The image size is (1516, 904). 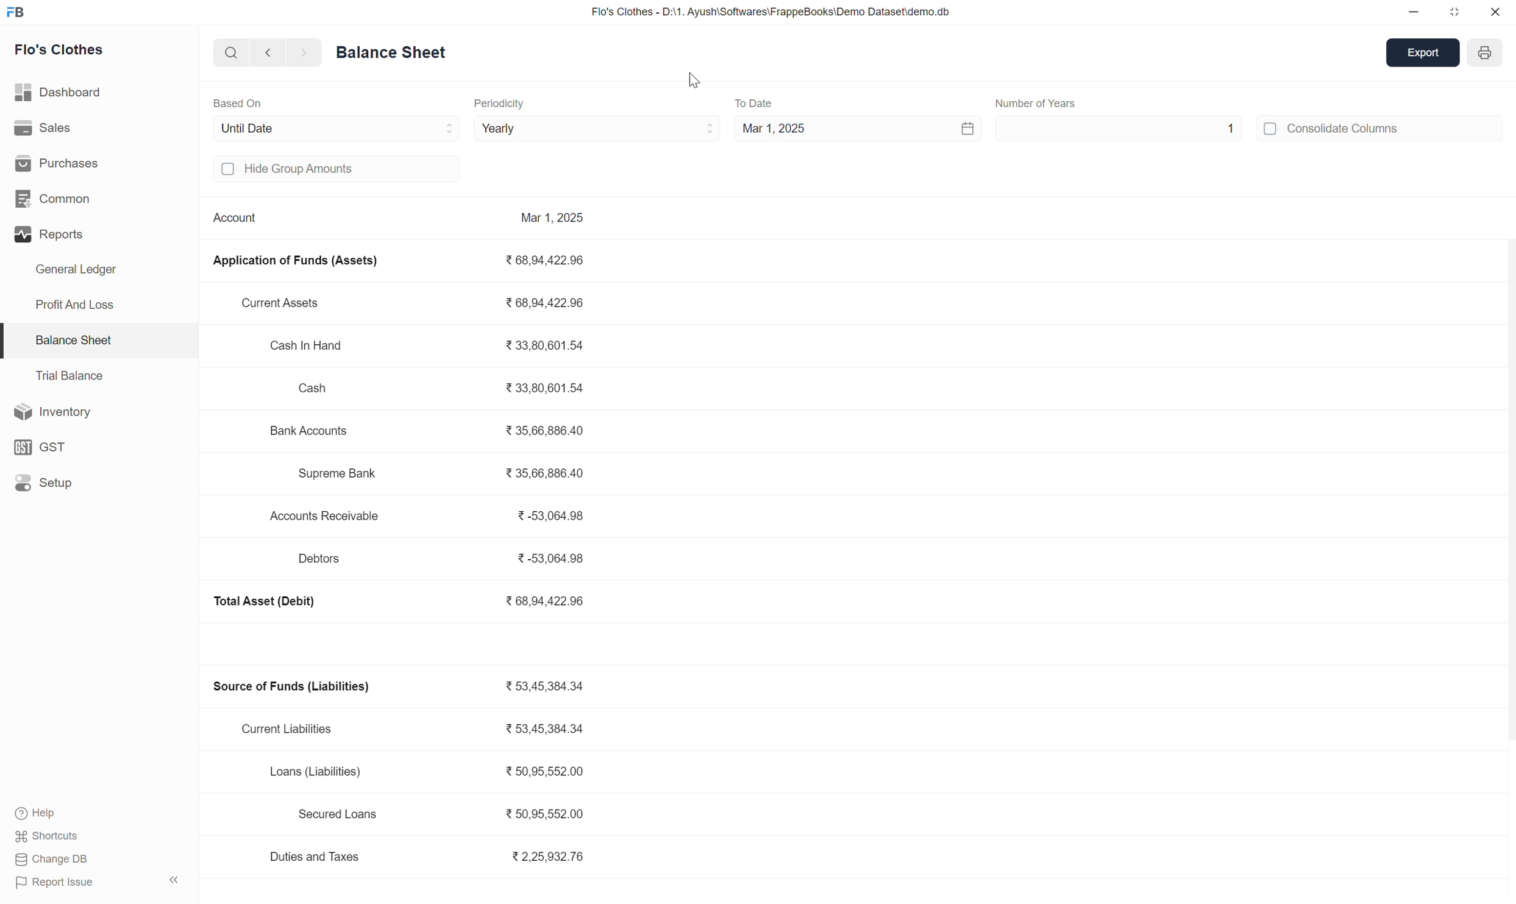 I want to click on forward, so click(x=299, y=53).